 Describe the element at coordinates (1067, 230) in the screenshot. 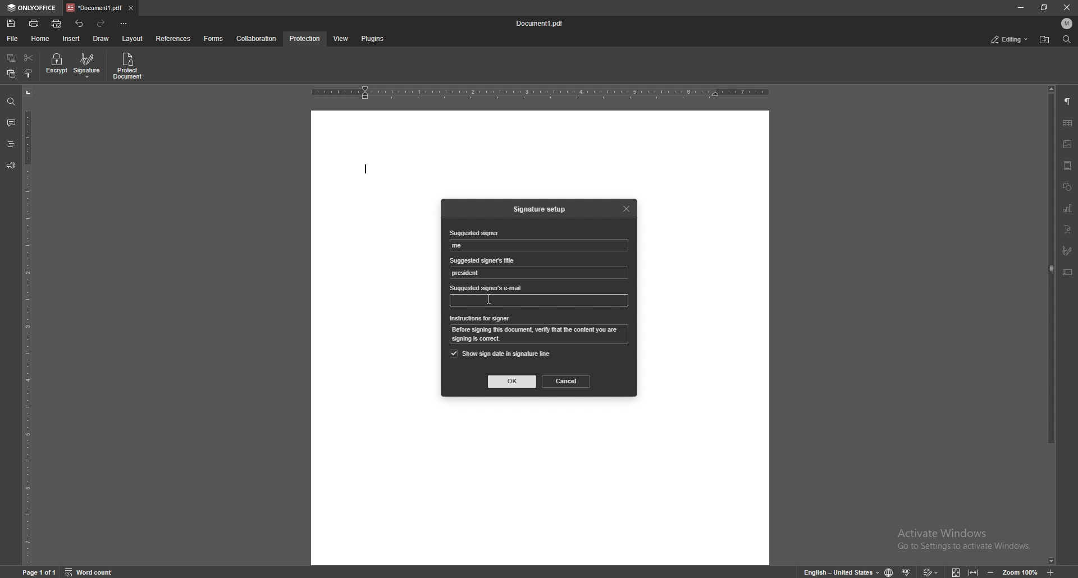

I see `text art` at that location.